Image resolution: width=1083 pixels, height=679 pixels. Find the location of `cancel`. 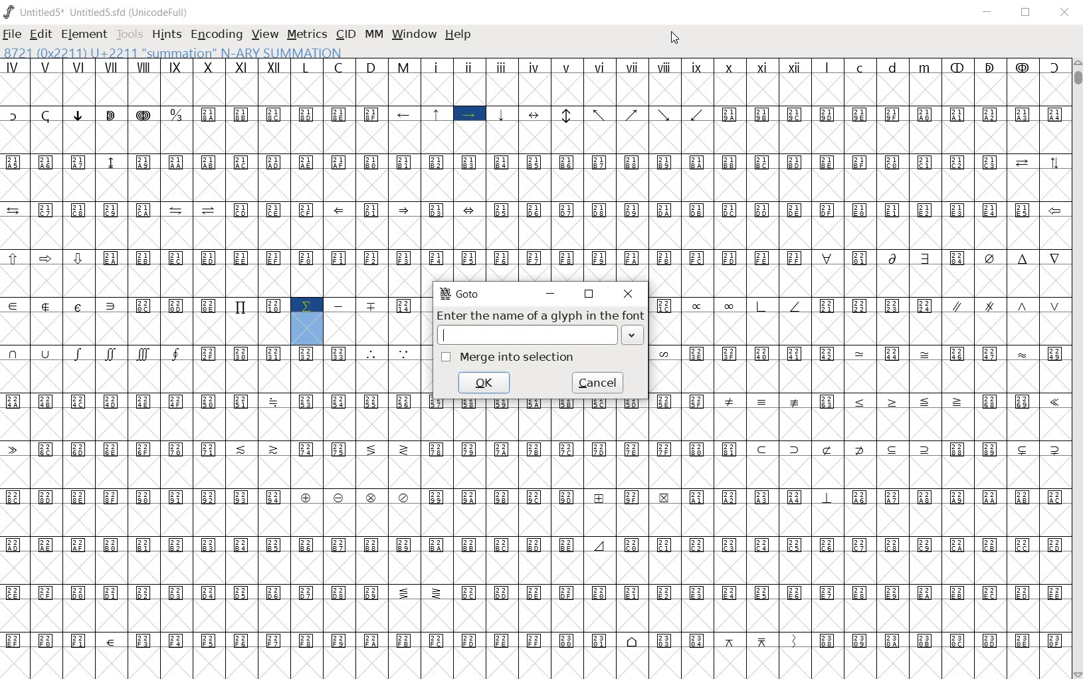

cancel is located at coordinates (595, 383).